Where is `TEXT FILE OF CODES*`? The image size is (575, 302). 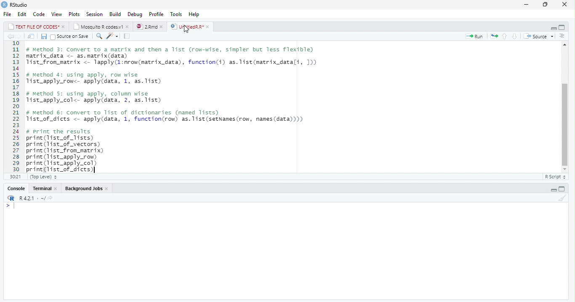
TEXT FILE OF CODES* is located at coordinates (36, 26).